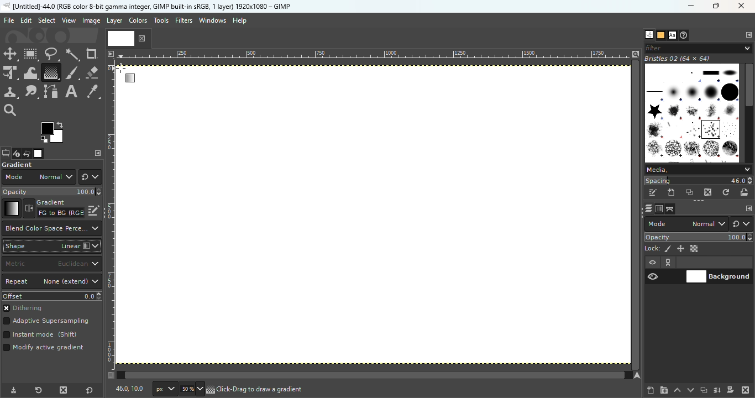 This screenshot has width=755, height=398. Describe the element at coordinates (264, 390) in the screenshot. I see `click drag to draw a gradient` at that location.